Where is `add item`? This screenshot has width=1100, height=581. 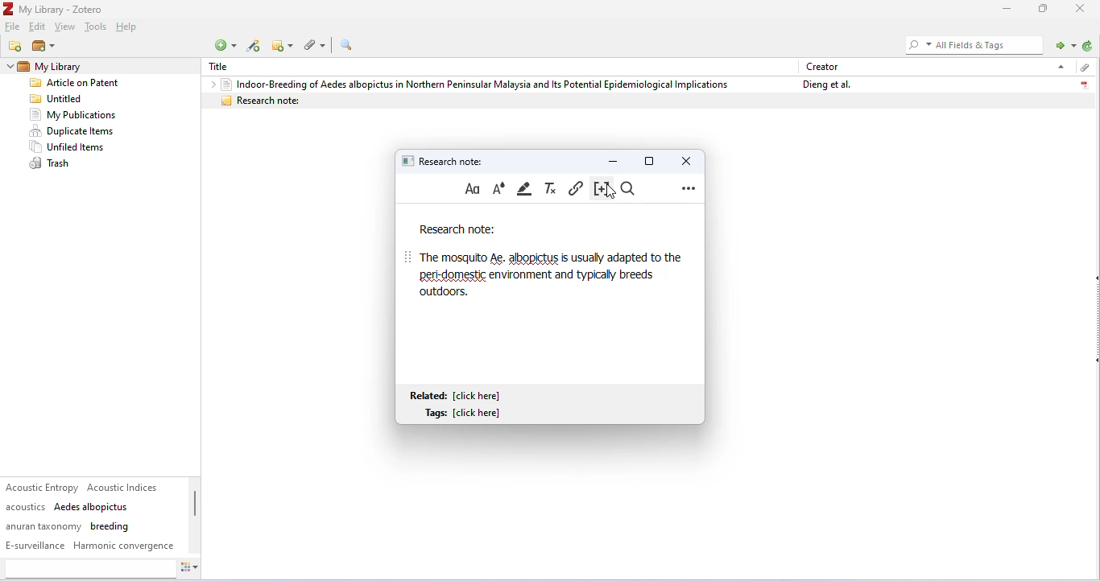
add item is located at coordinates (254, 46).